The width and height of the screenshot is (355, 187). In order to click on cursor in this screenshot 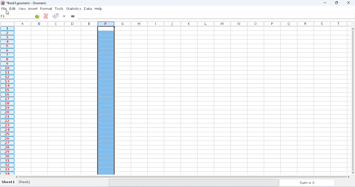, I will do `click(7, 12)`.